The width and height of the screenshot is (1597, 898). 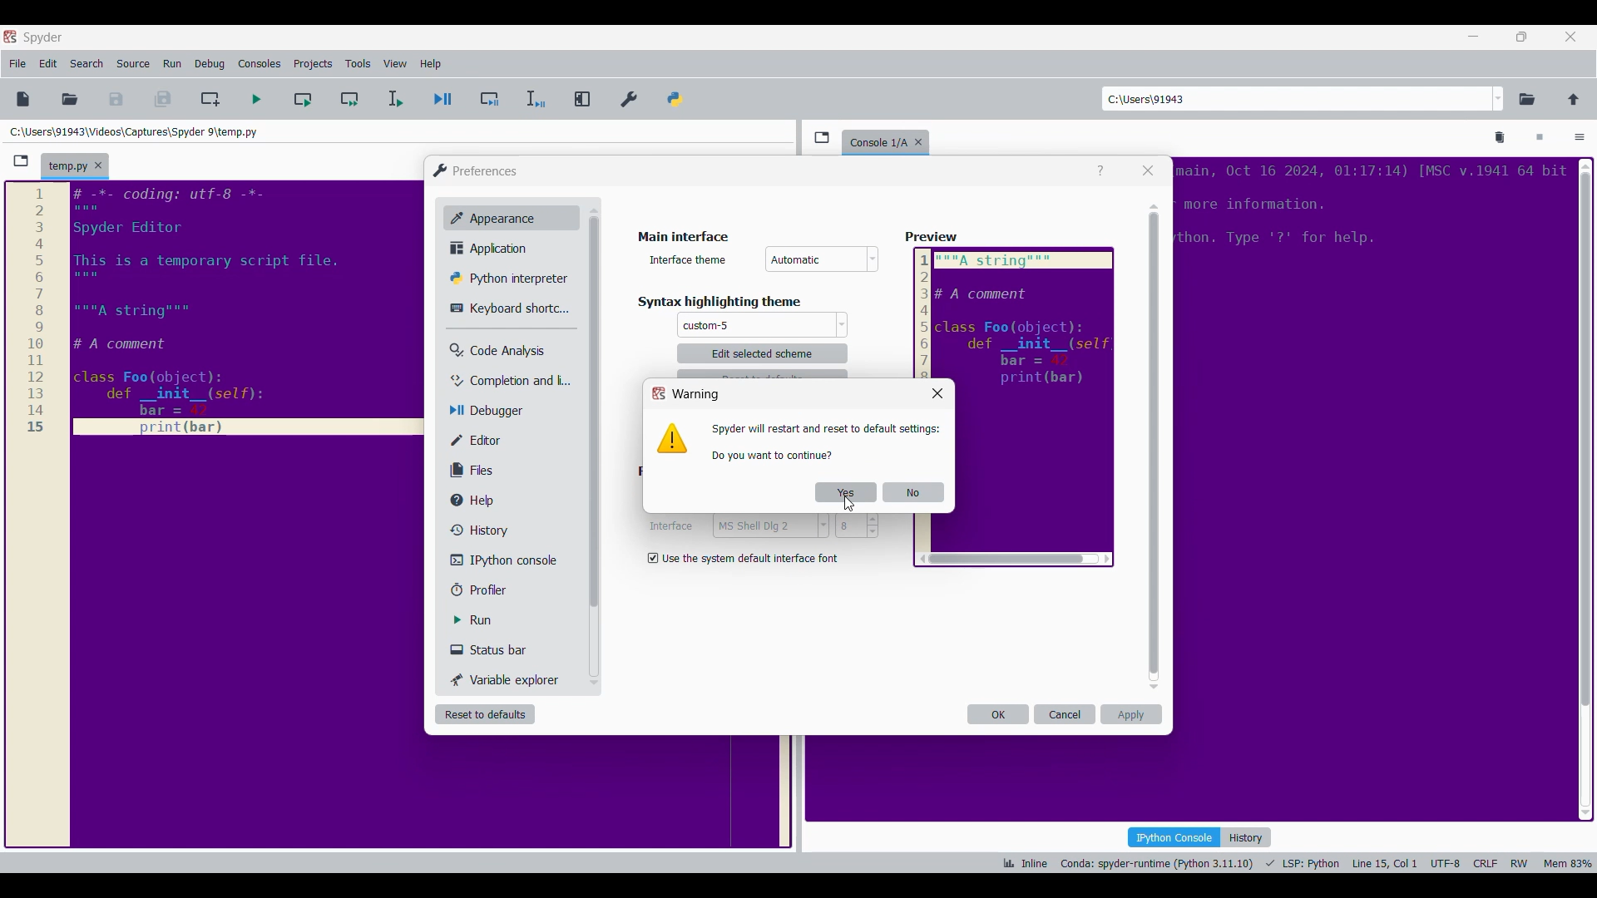 What do you see at coordinates (257, 99) in the screenshot?
I see `Run file` at bounding box center [257, 99].